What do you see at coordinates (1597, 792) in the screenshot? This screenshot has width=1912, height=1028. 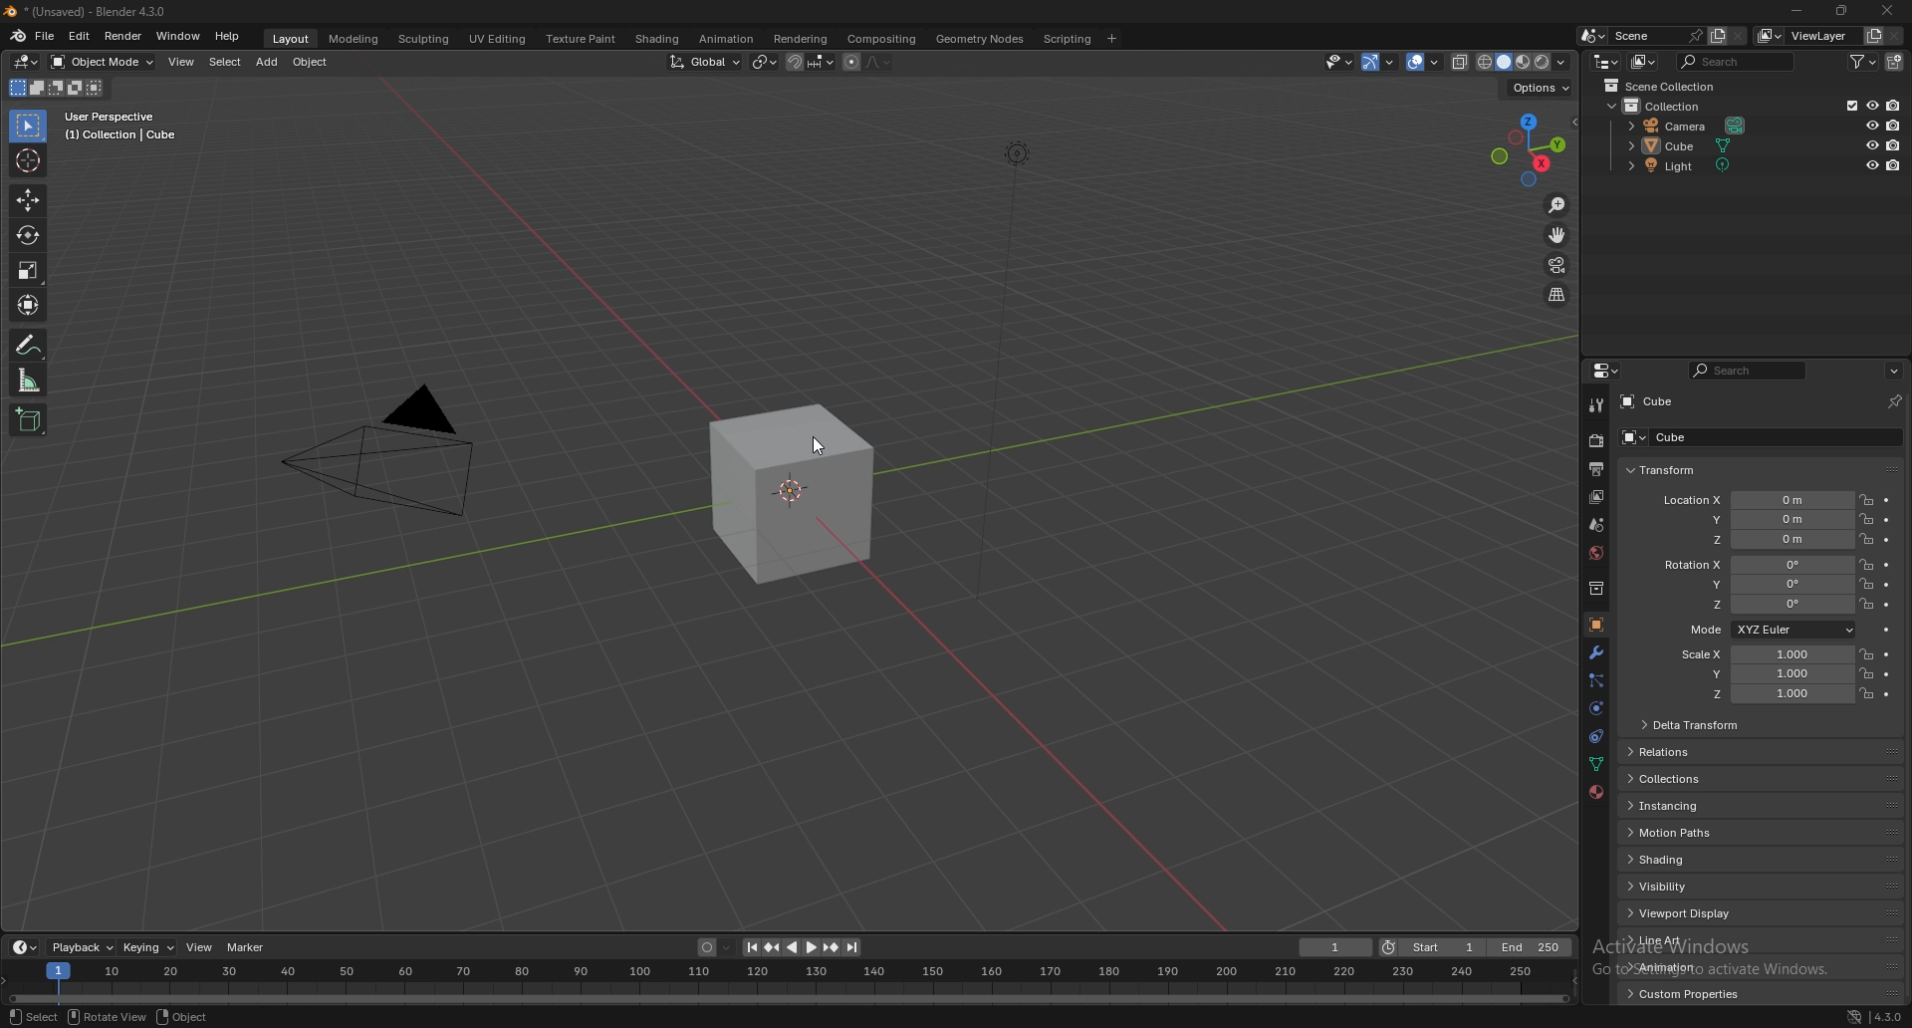 I see `material` at bounding box center [1597, 792].